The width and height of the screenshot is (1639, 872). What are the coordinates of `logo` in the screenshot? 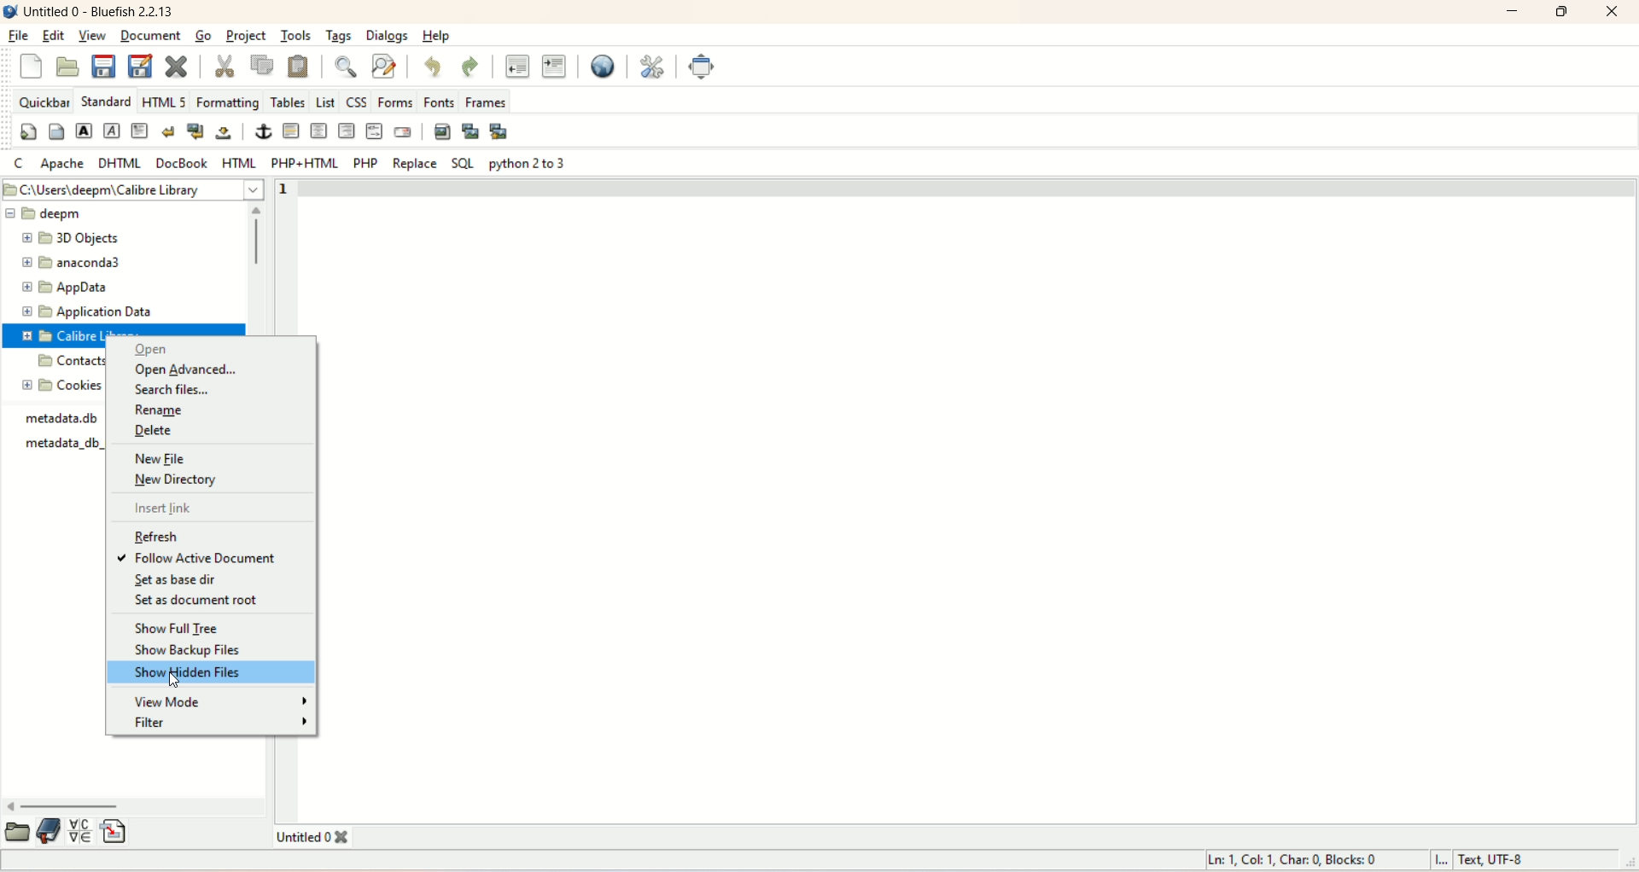 It's located at (10, 10).